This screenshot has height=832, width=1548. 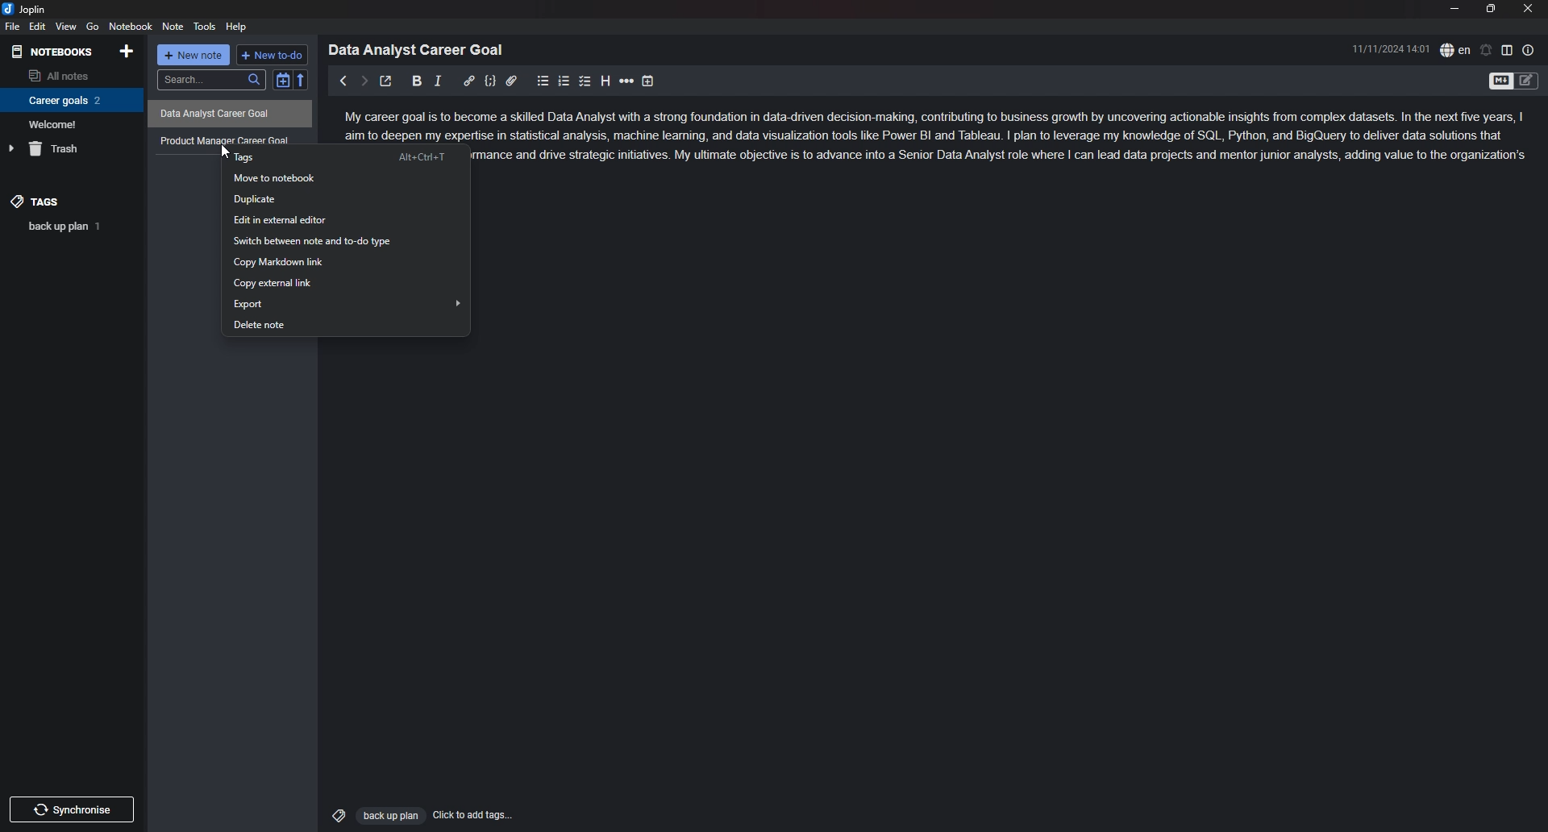 I want to click on + new note, so click(x=193, y=55).